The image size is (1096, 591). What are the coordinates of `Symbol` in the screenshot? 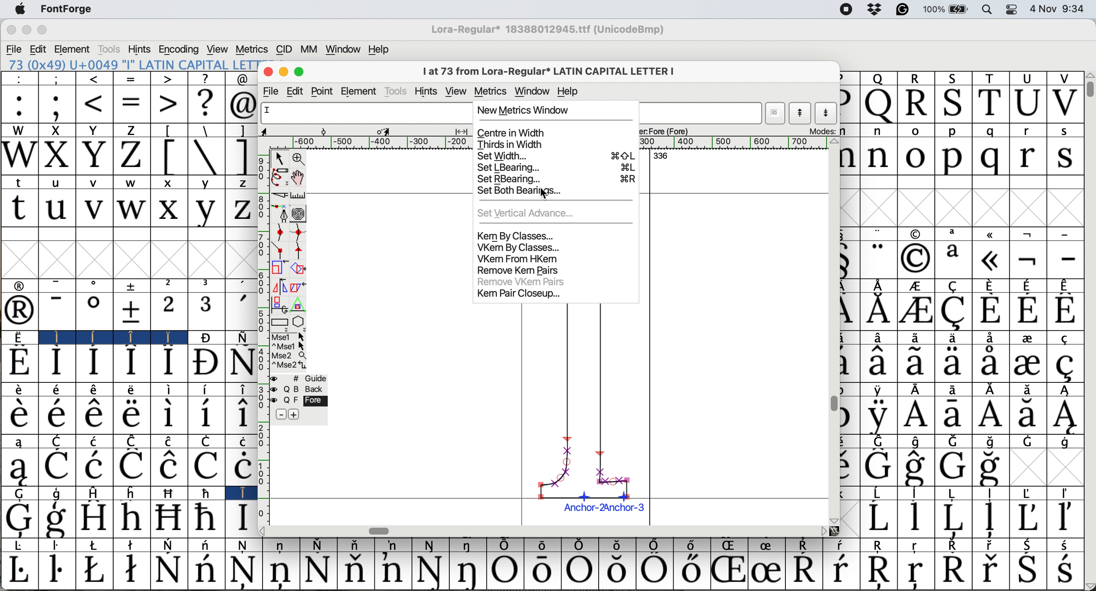 It's located at (989, 310).